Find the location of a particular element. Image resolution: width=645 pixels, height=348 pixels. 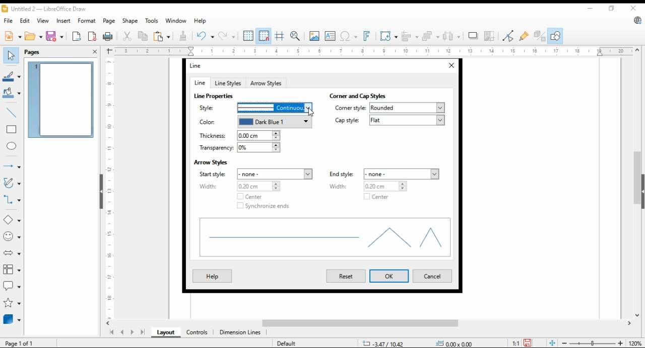

arrange is located at coordinates (429, 35).